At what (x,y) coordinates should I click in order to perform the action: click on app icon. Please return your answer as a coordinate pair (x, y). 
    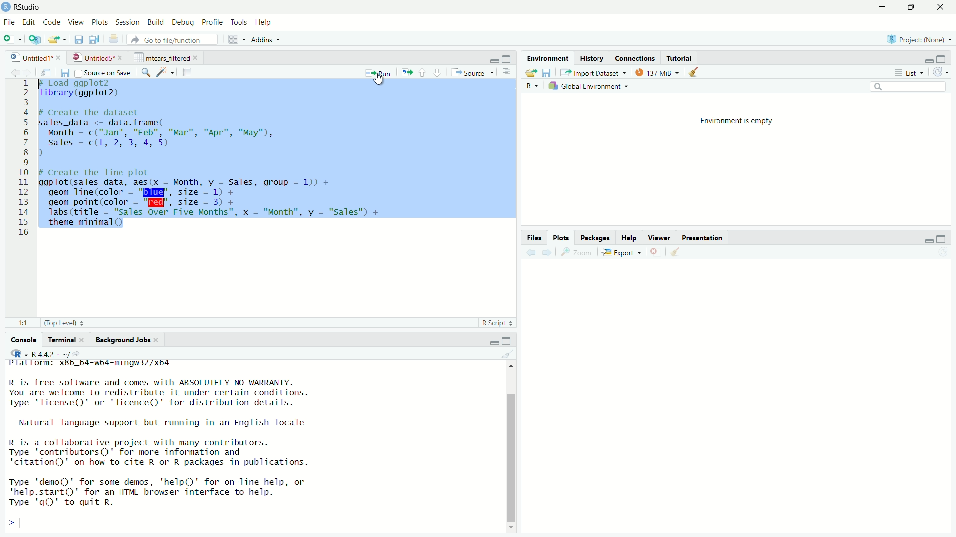
    Looking at the image, I should click on (6, 7).